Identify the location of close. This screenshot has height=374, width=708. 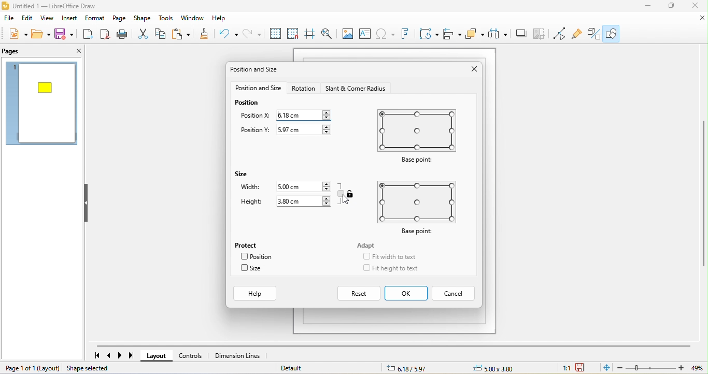
(472, 69).